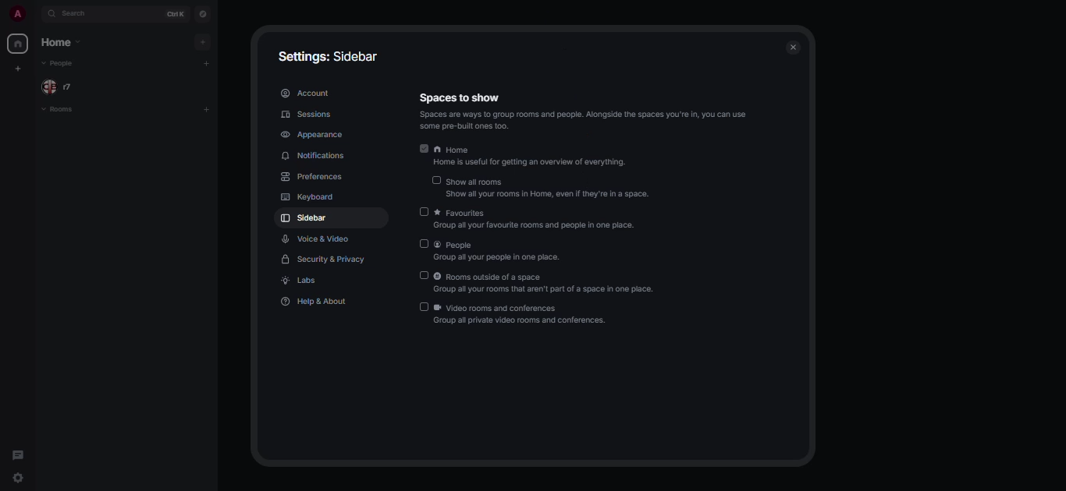 The height and width of the screenshot is (491, 1066). I want to click on disabled, so click(435, 181).